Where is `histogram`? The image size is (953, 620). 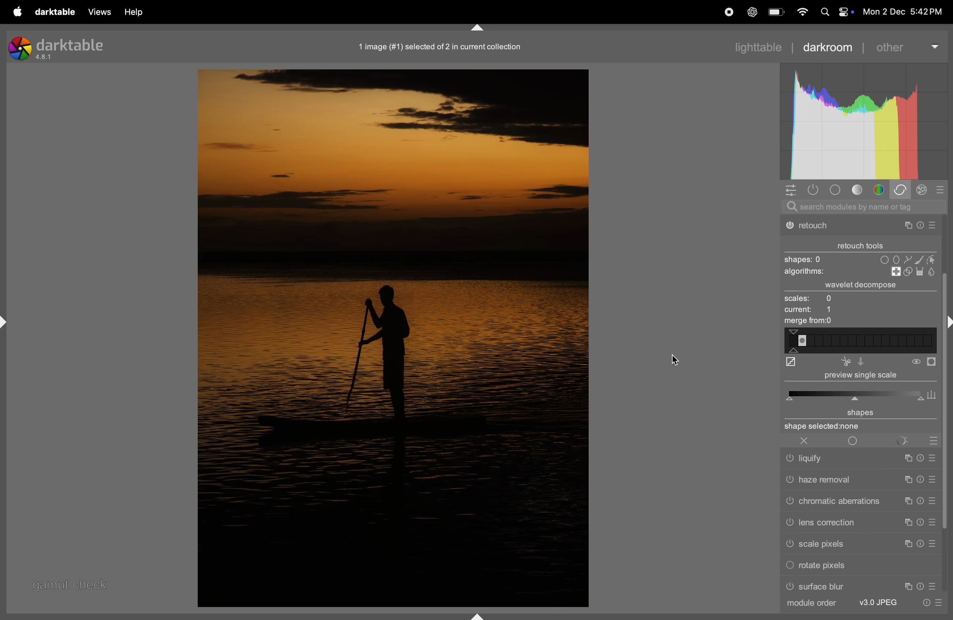
histogram is located at coordinates (862, 121).